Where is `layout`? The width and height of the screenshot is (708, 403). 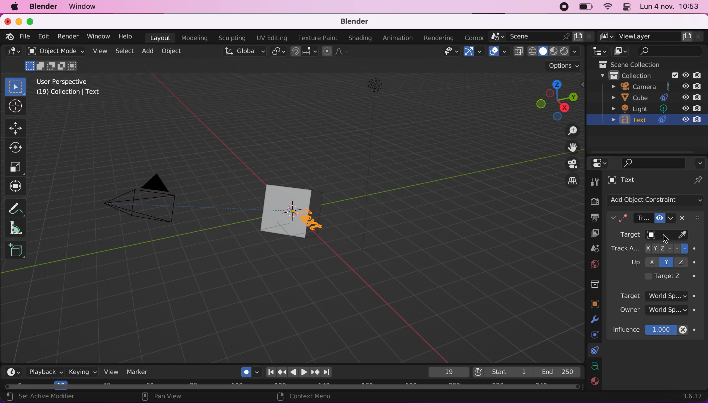 layout is located at coordinates (161, 37).